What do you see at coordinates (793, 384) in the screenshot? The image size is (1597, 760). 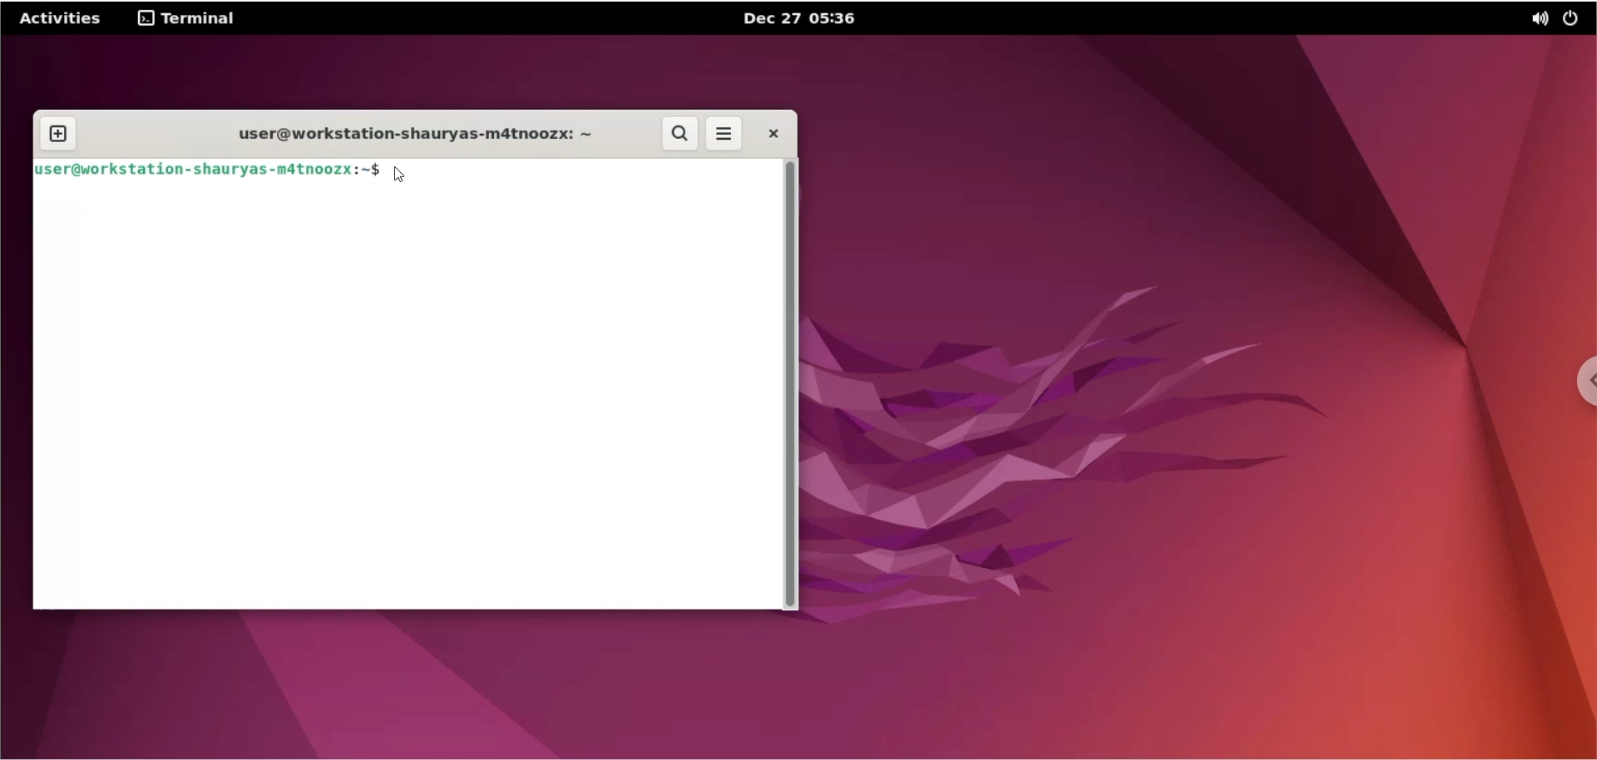 I see `scrollbar` at bounding box center [793, 384].